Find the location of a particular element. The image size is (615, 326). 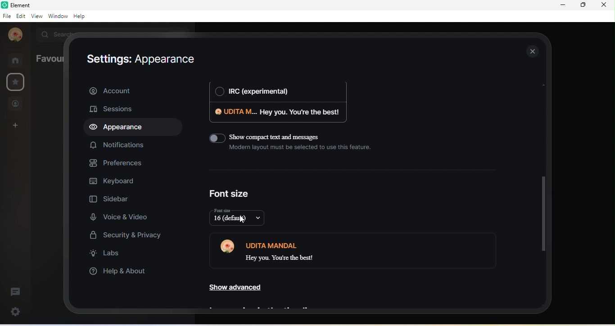

profile photo is located at coordinates (229, 248).